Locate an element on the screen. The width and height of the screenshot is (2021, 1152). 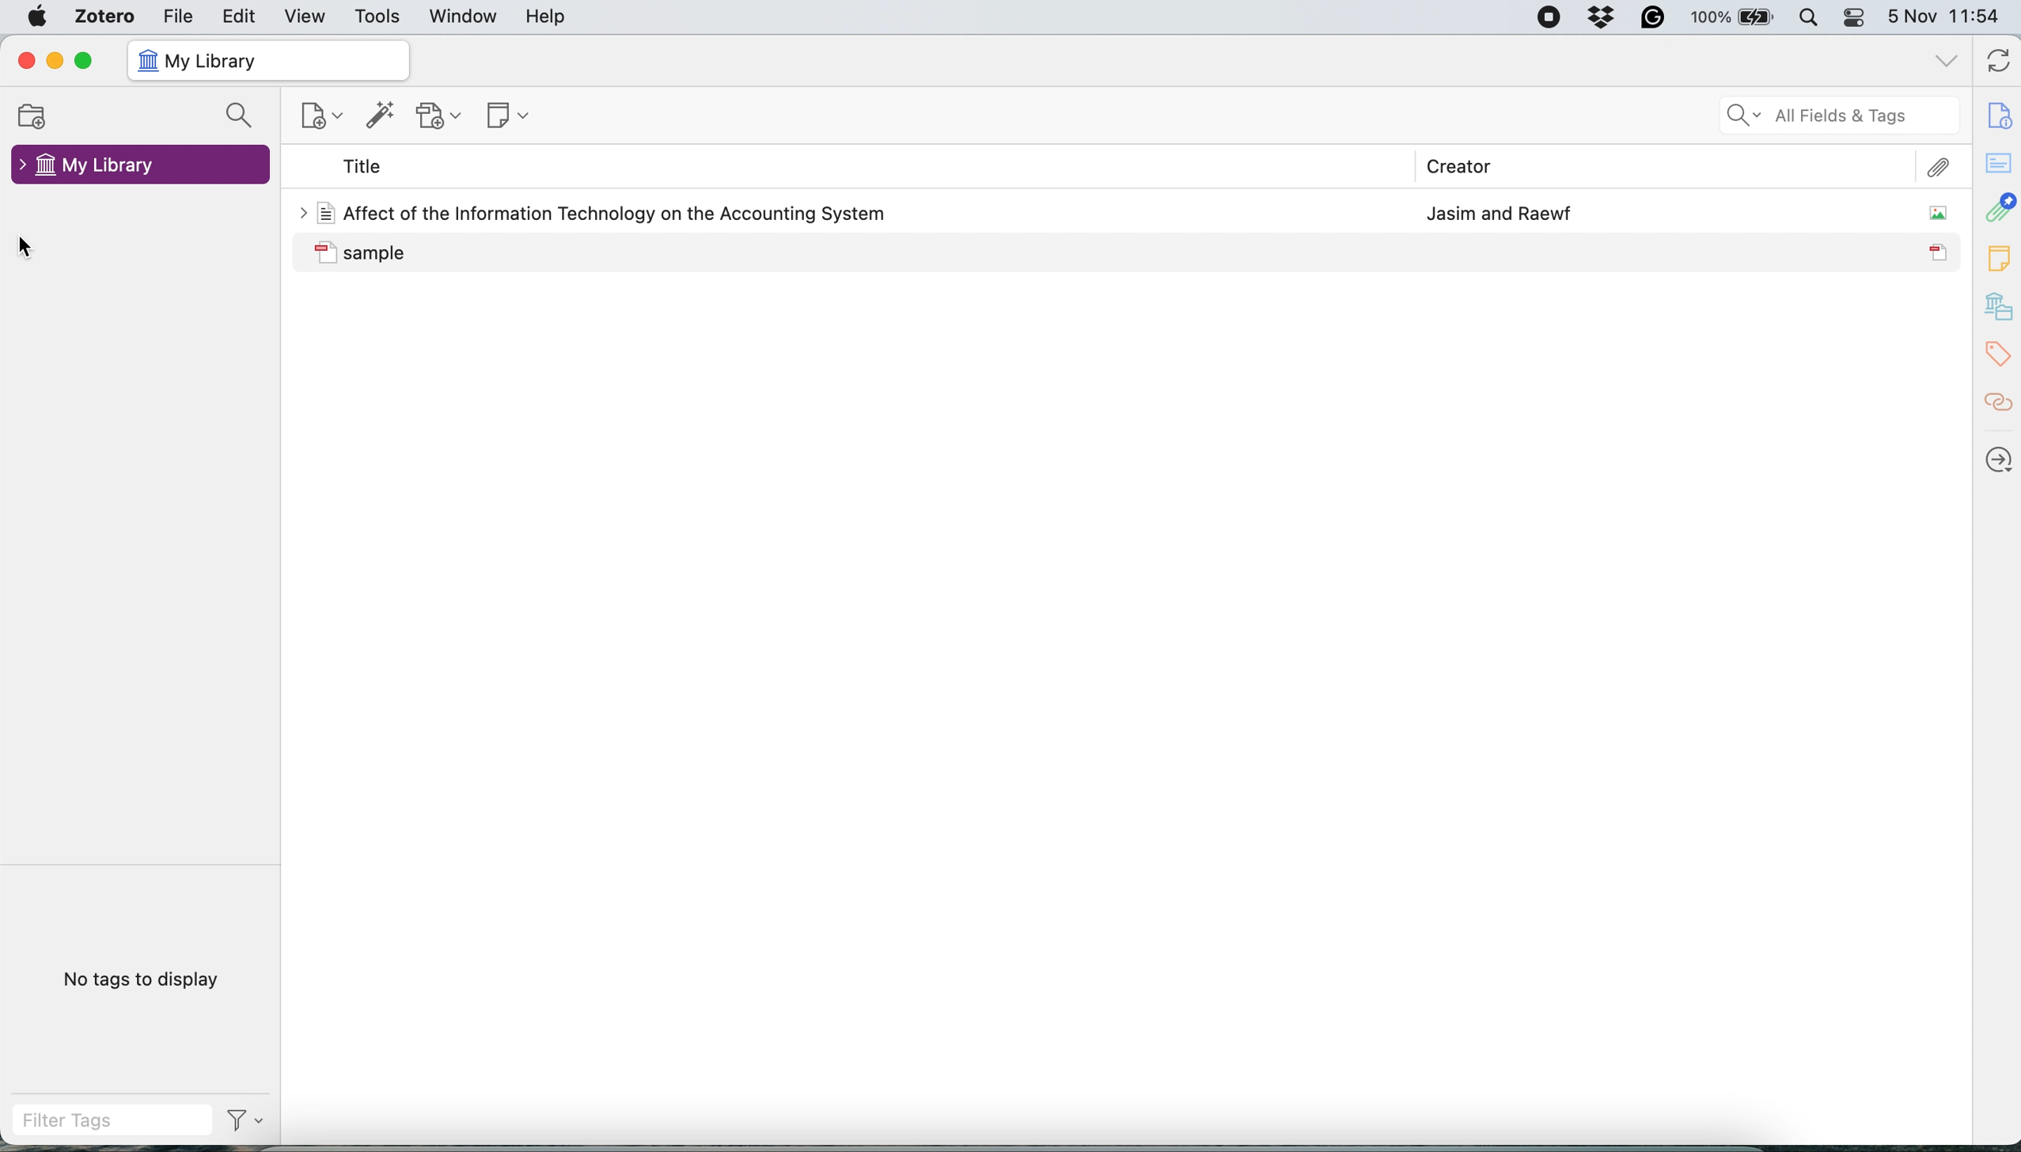
help is located at coordinates (548, 17).